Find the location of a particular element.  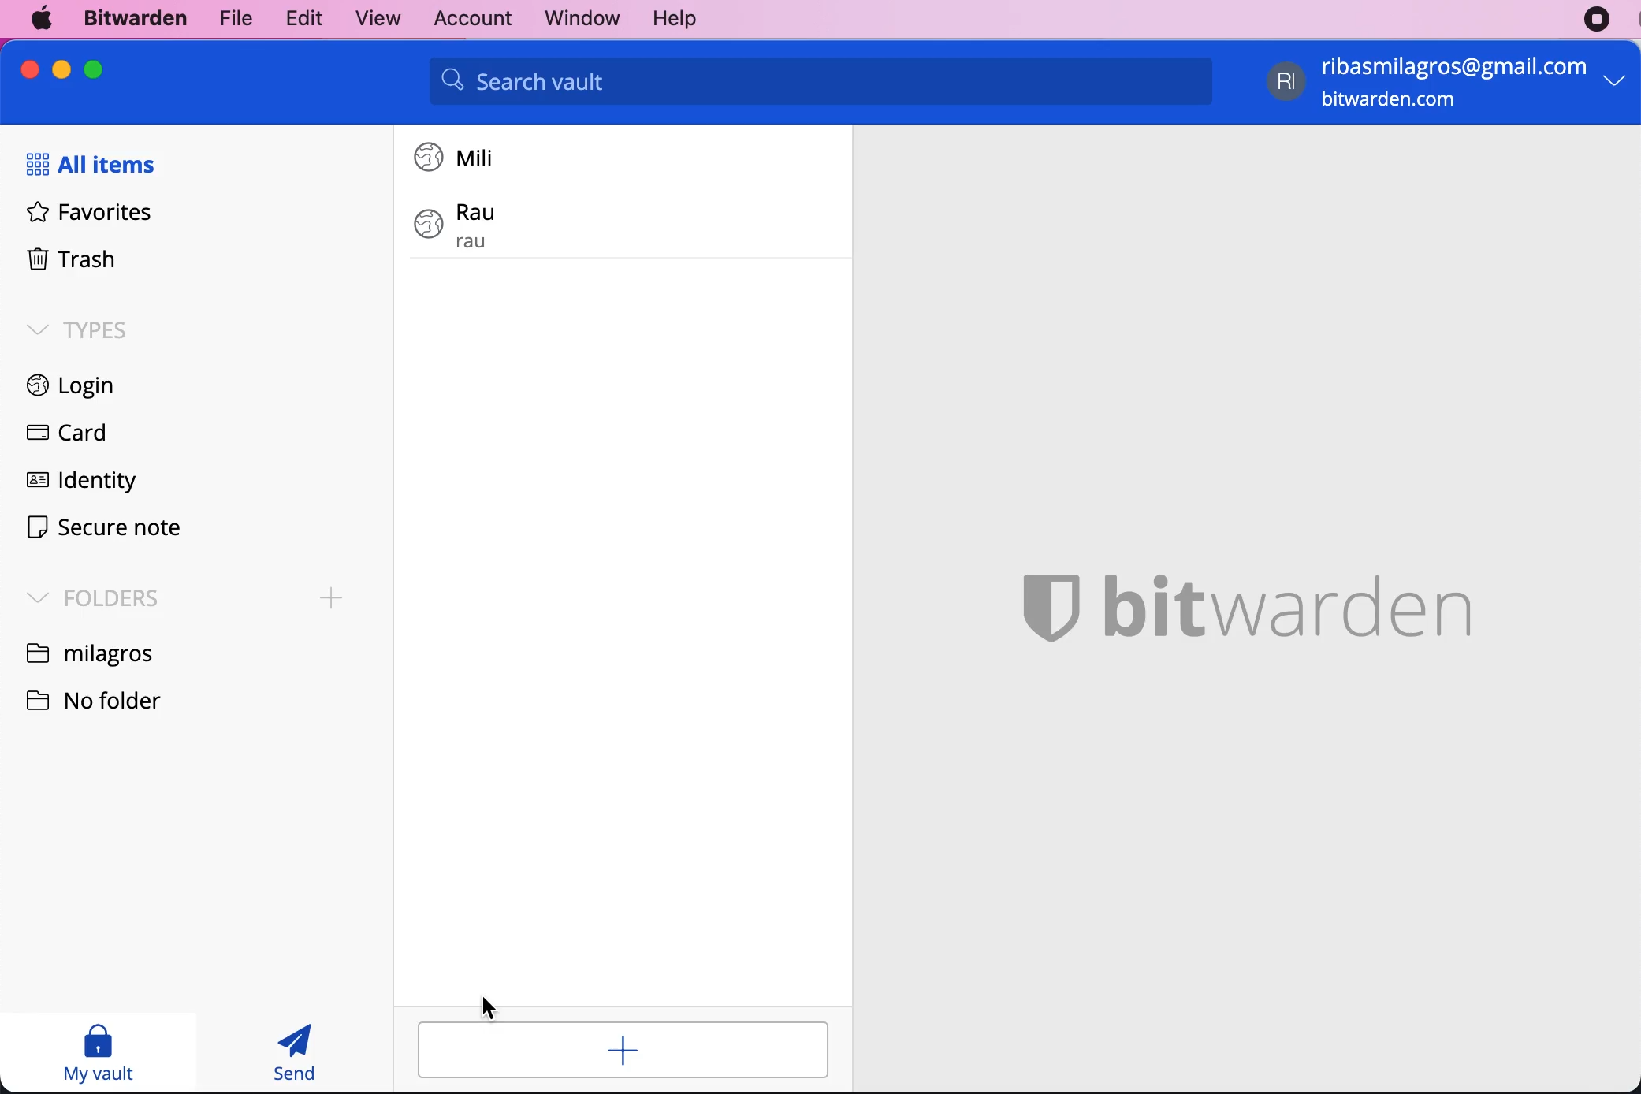

types is located at coordinates (77, 329).